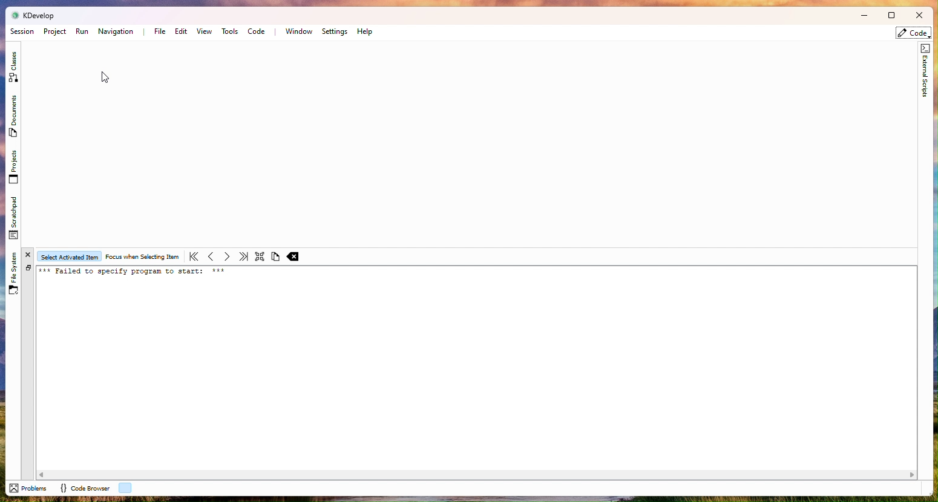 Image resolution: width=938 pixels, height=502 pixels. Describe the element at coordinates (28, 268) in the screenshot. I see `Duplicate` at that location.